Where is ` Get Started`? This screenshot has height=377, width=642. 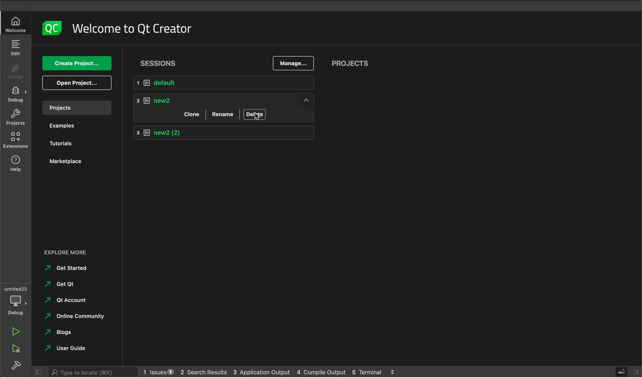
 Get Started is located at coordinates (70, 269).